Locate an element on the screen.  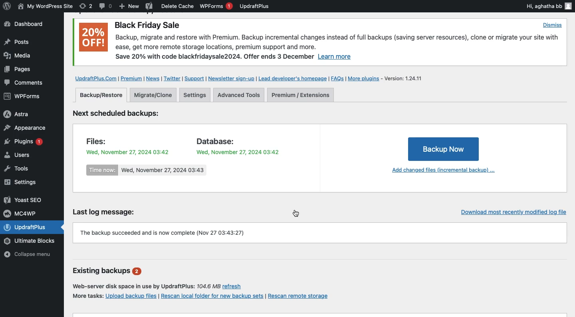
Existing backups 2 is located at coordinates (112, 272).